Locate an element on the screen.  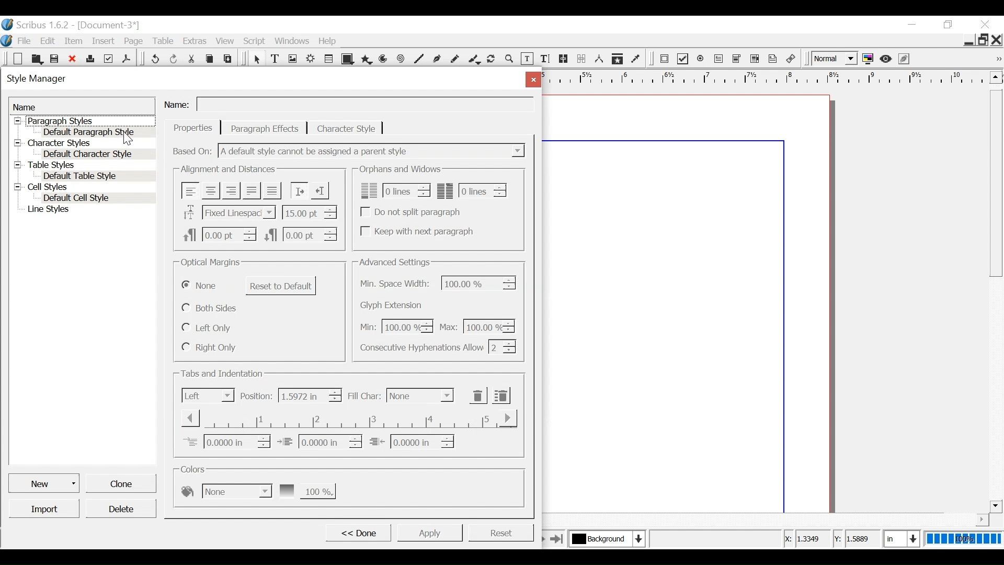
Edit Contents of frame is located at coordinates (527, 59).